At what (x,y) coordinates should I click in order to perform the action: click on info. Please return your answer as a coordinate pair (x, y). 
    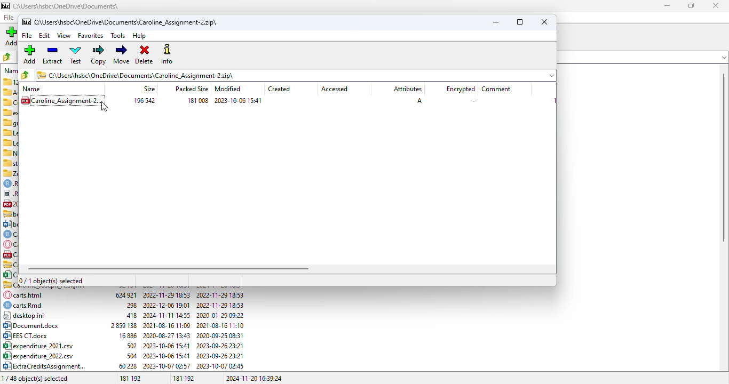
    Looking at the image, I should click on (168, 54).